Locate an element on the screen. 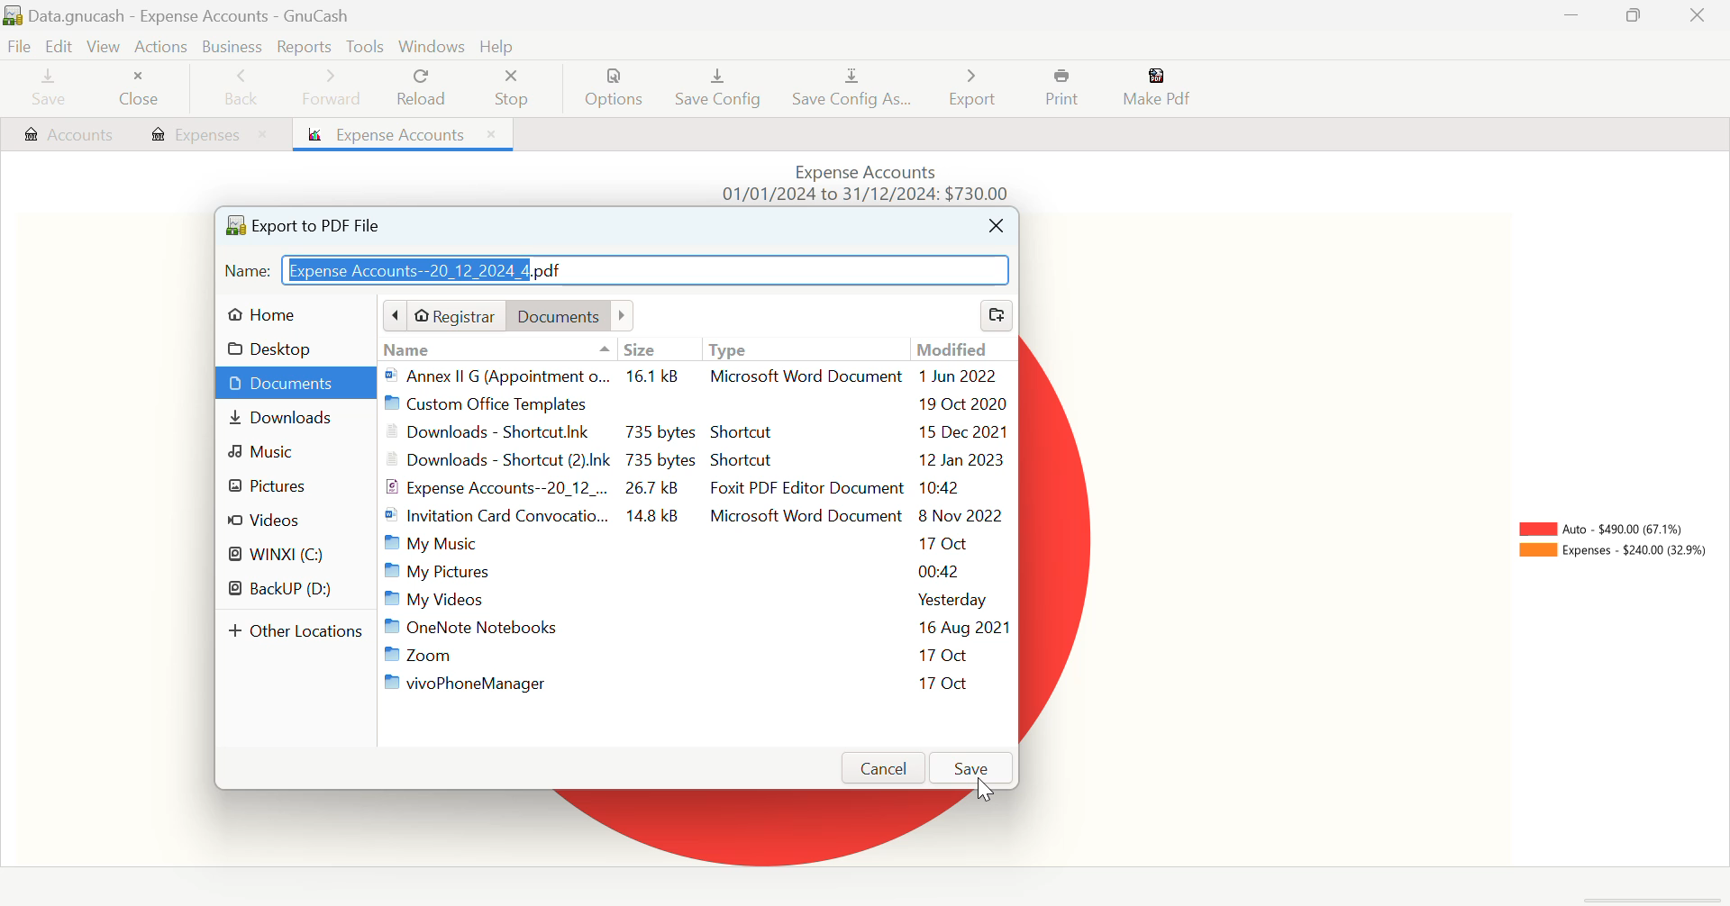  Invitation Card File is located at coordinates (700, 516).